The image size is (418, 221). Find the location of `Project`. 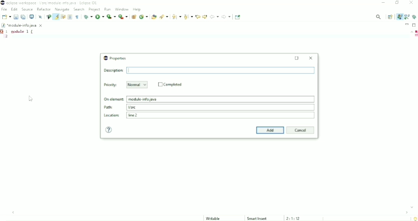

Project is located at coordinates (95, 9).